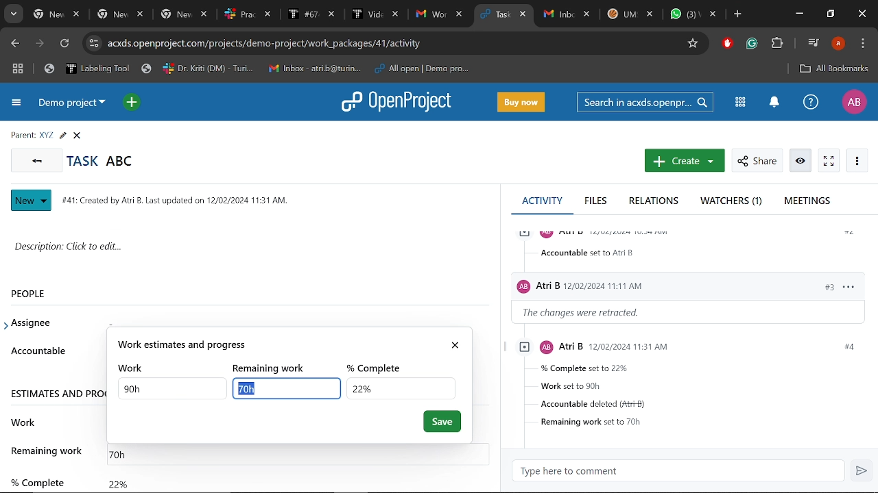 This screenshot has height=493, width=878. What do you see at coordinates (42, 45) in the screenshot?
I see `Next page` at bounding box center [42, 45].